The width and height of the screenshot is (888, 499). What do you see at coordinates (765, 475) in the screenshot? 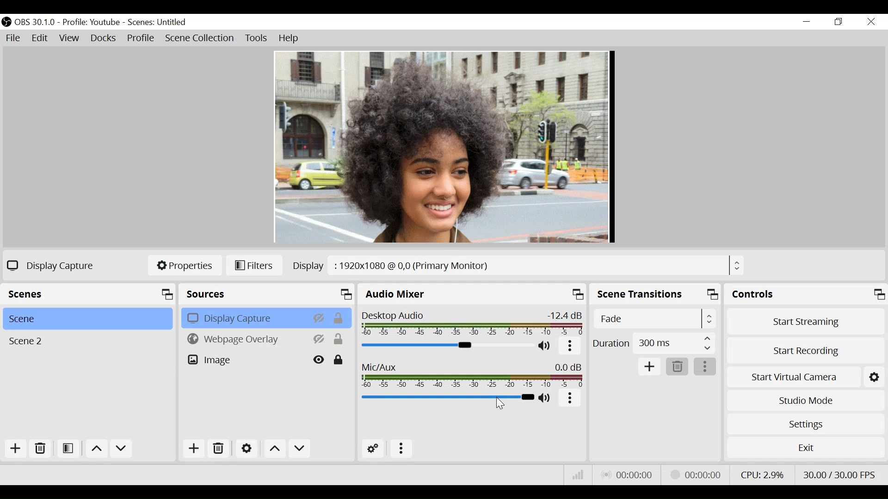
I see `CPU Usage` at bounding box center [765, 475].